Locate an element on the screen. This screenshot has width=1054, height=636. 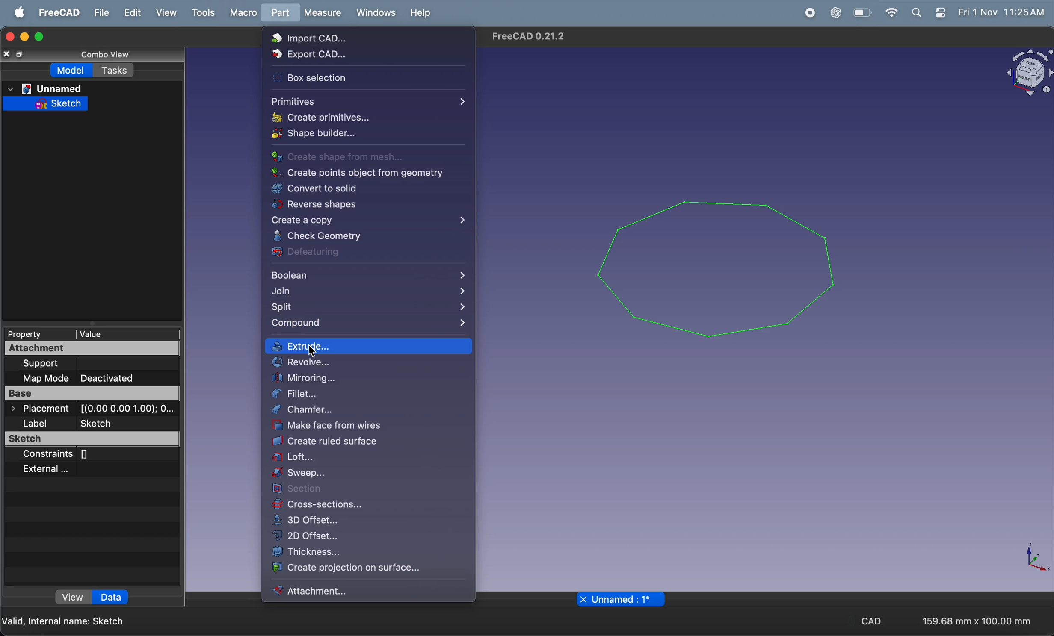
attachment is located at coordinates (345, 591).